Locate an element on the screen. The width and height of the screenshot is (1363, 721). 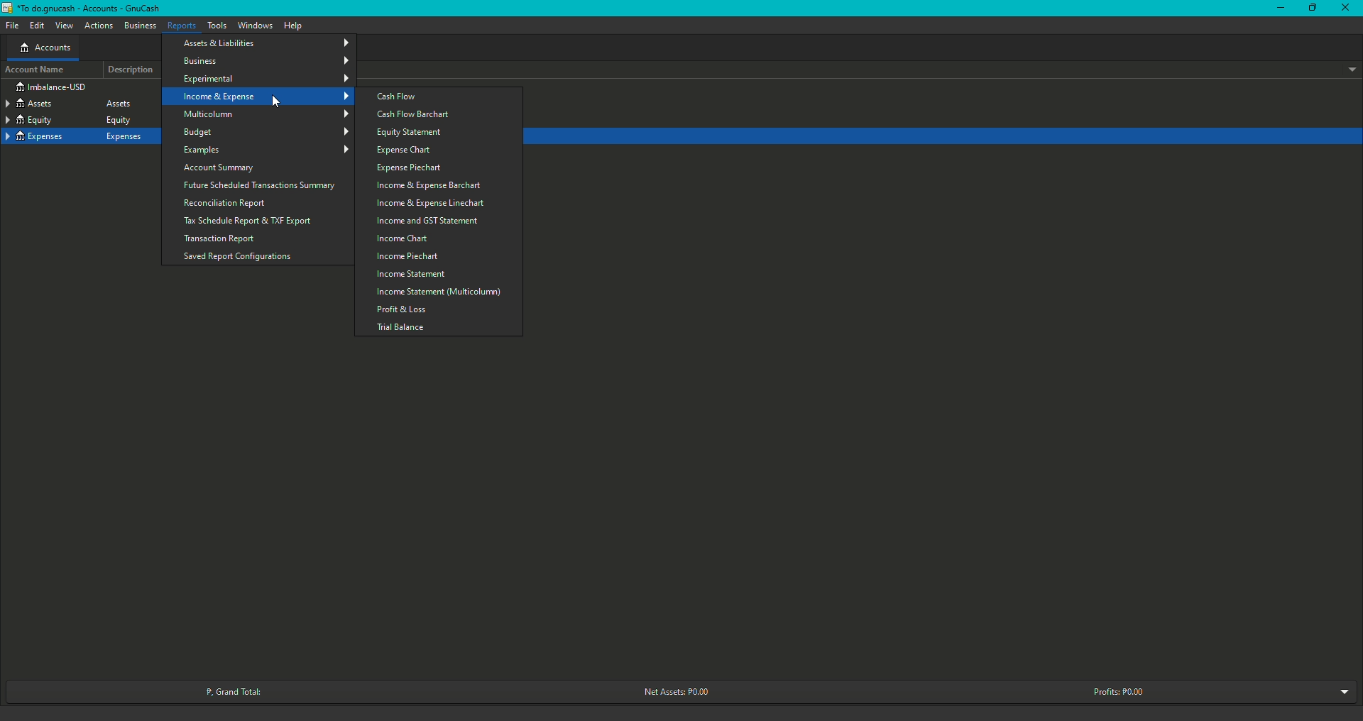
Multicolumn is located at coordinates (266, 114).